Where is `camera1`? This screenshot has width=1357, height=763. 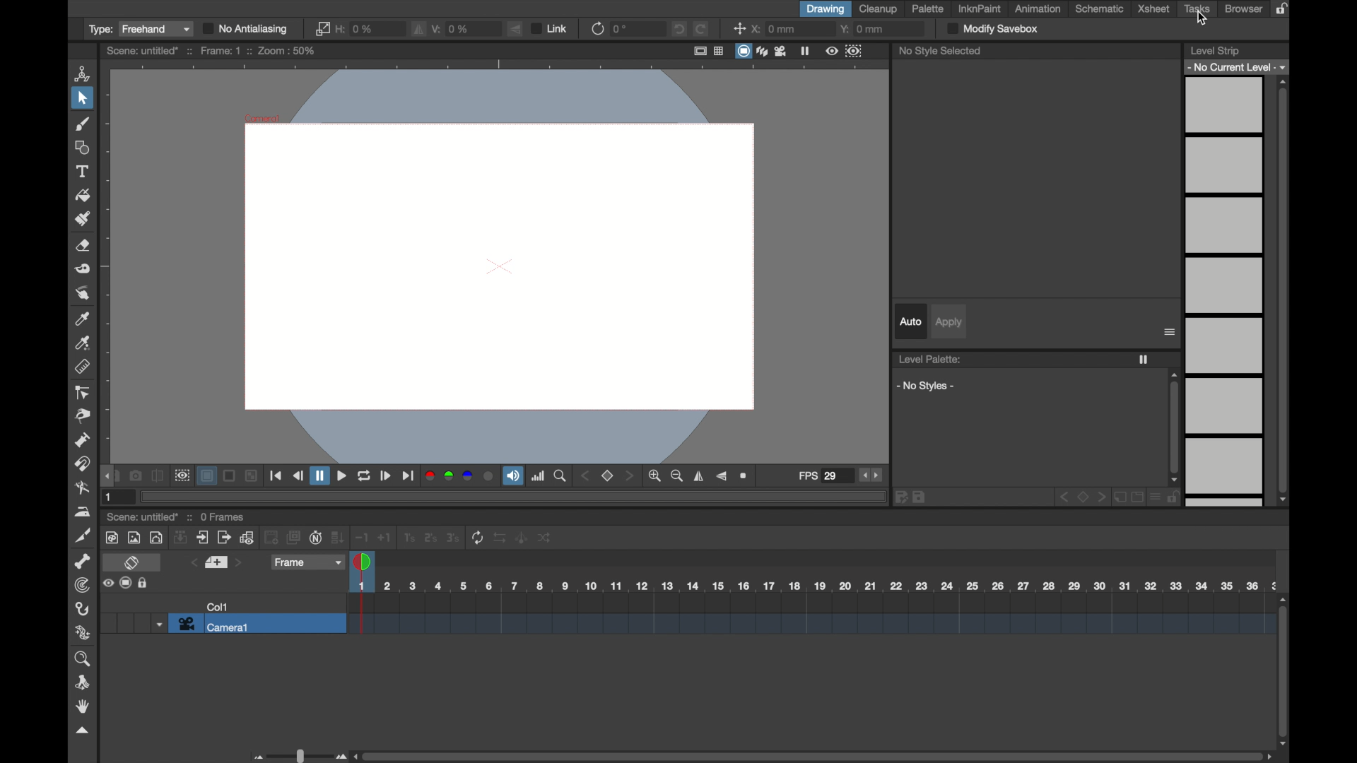
camera1 is located at coordinates (213, 625).